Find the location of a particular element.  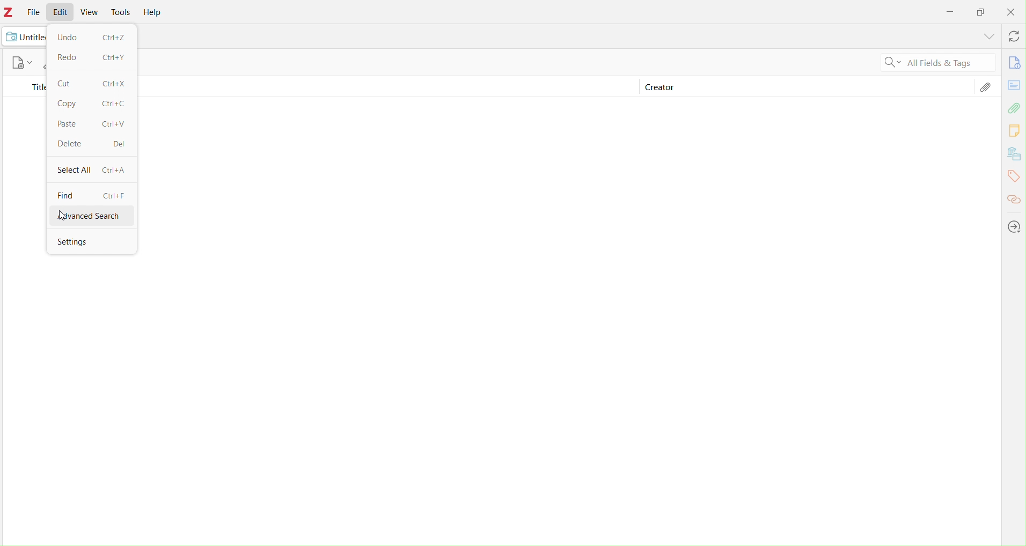

Refresh is located at coordinates (1011, 38).